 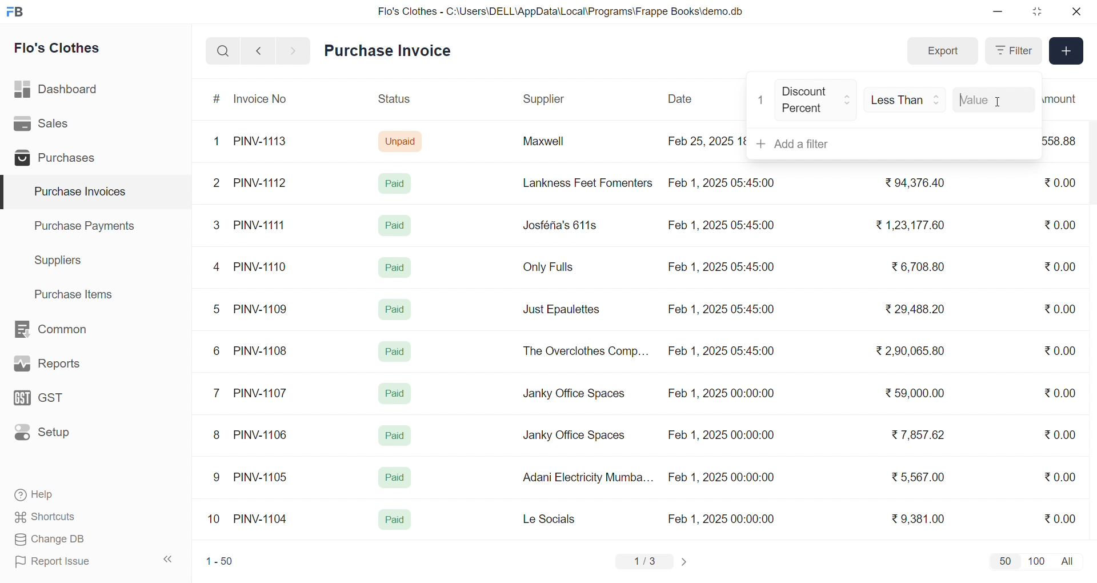 I want to click on Paid, so click(x=394, y=478).